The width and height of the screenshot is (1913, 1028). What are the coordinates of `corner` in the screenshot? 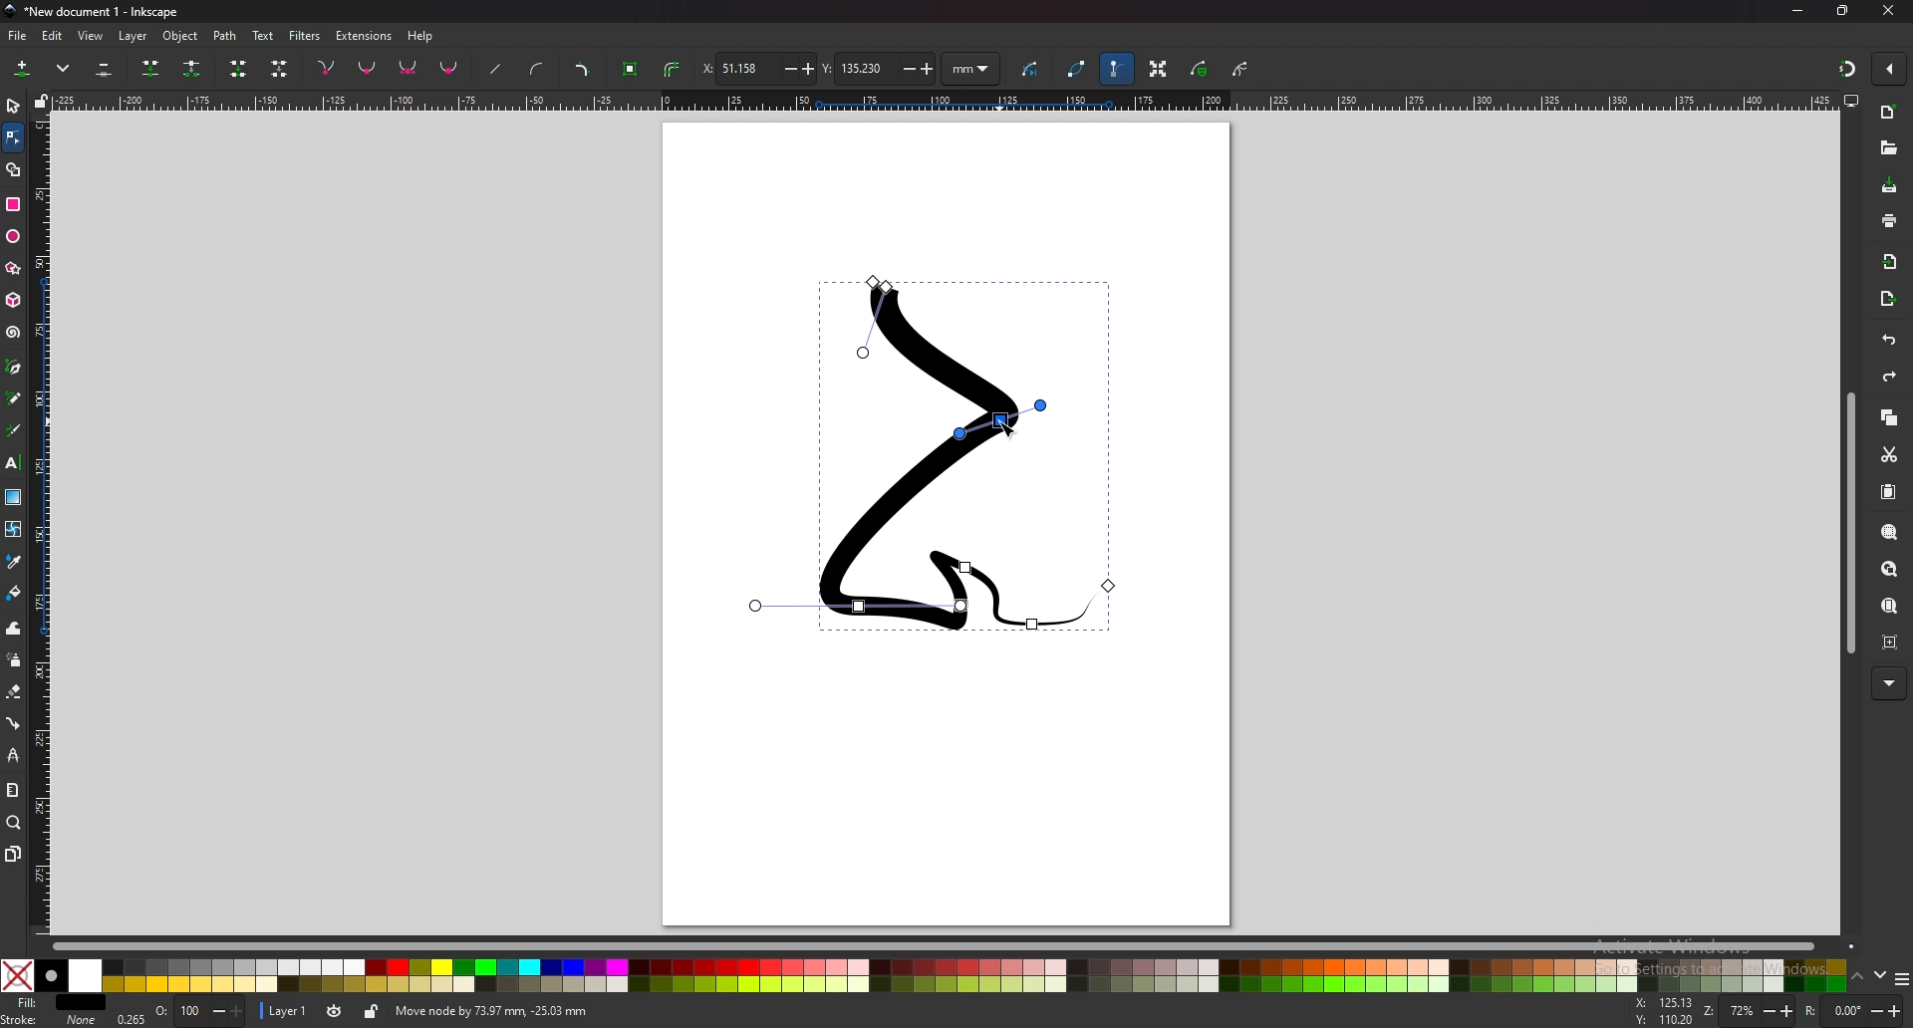 It's located at (328, 67).